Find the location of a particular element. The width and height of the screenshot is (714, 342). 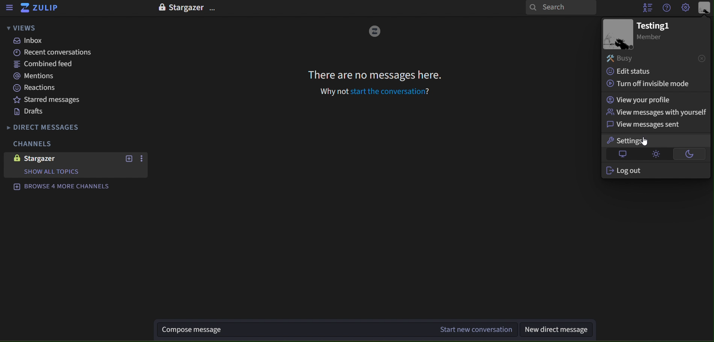

personal topic is located at coordinates (705, 8).